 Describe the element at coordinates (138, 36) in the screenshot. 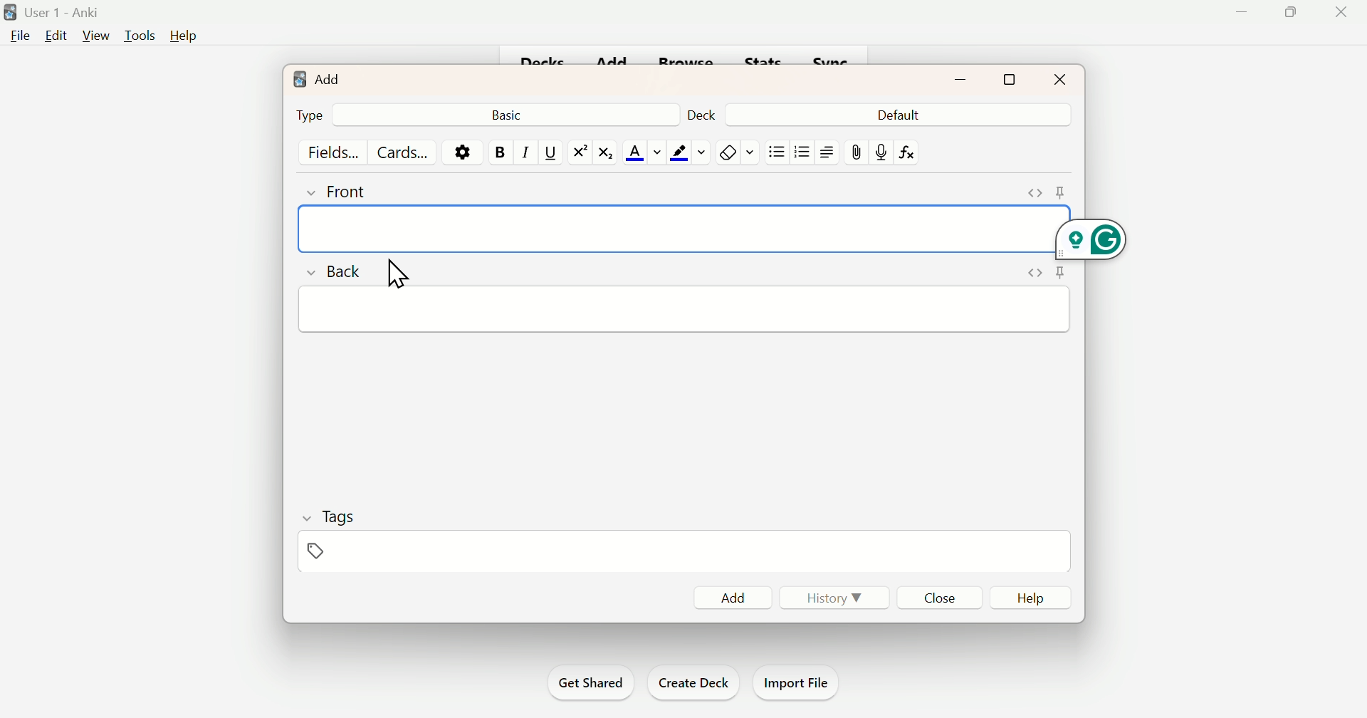

I see `Tools` at that location.